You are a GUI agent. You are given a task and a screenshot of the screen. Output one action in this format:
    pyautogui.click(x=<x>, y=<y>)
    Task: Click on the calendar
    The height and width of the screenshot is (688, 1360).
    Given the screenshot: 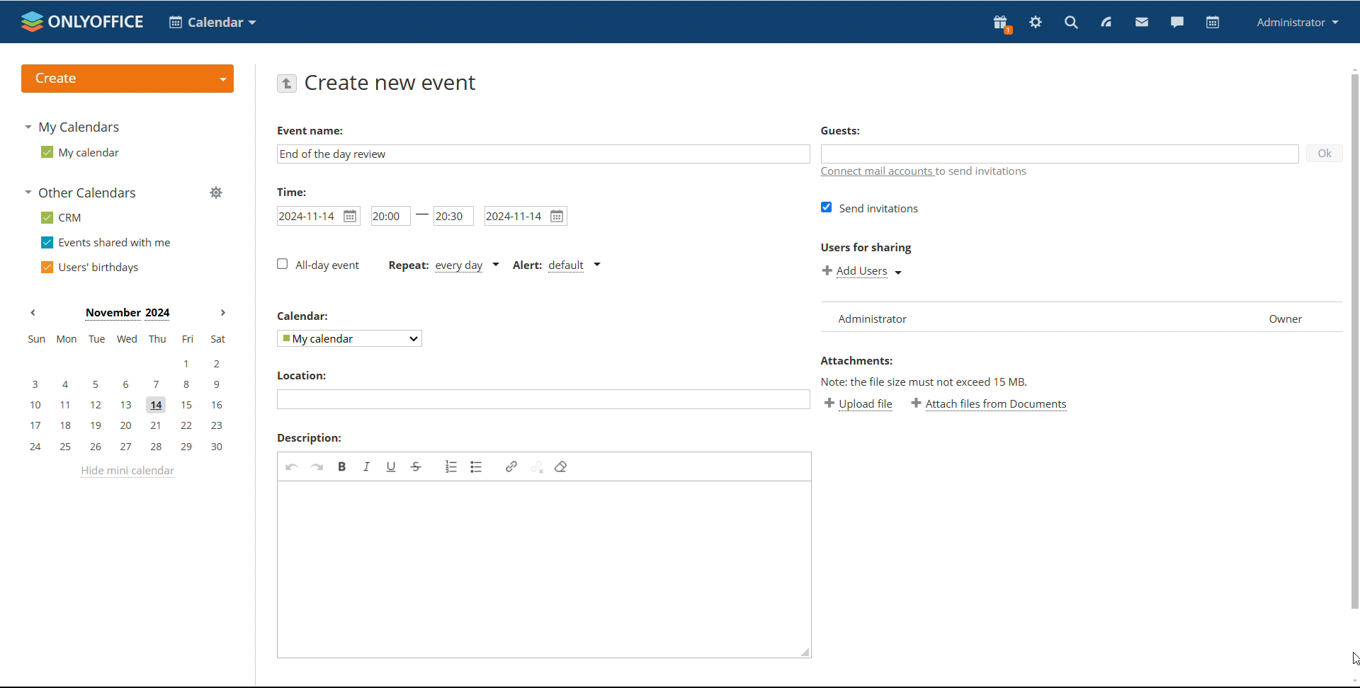 What is the action you would take?
    pyautogui.click(x=212, y=22)
    